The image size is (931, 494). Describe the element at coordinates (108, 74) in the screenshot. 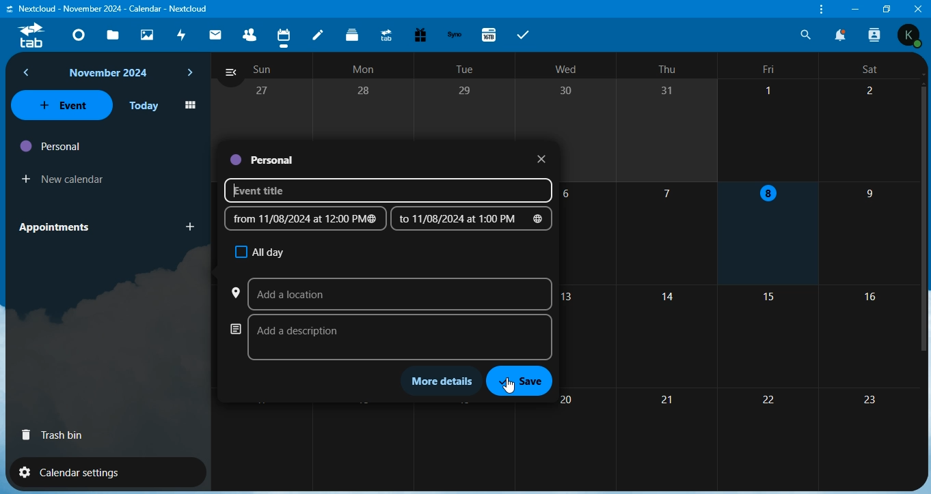

I see `text` at that location.